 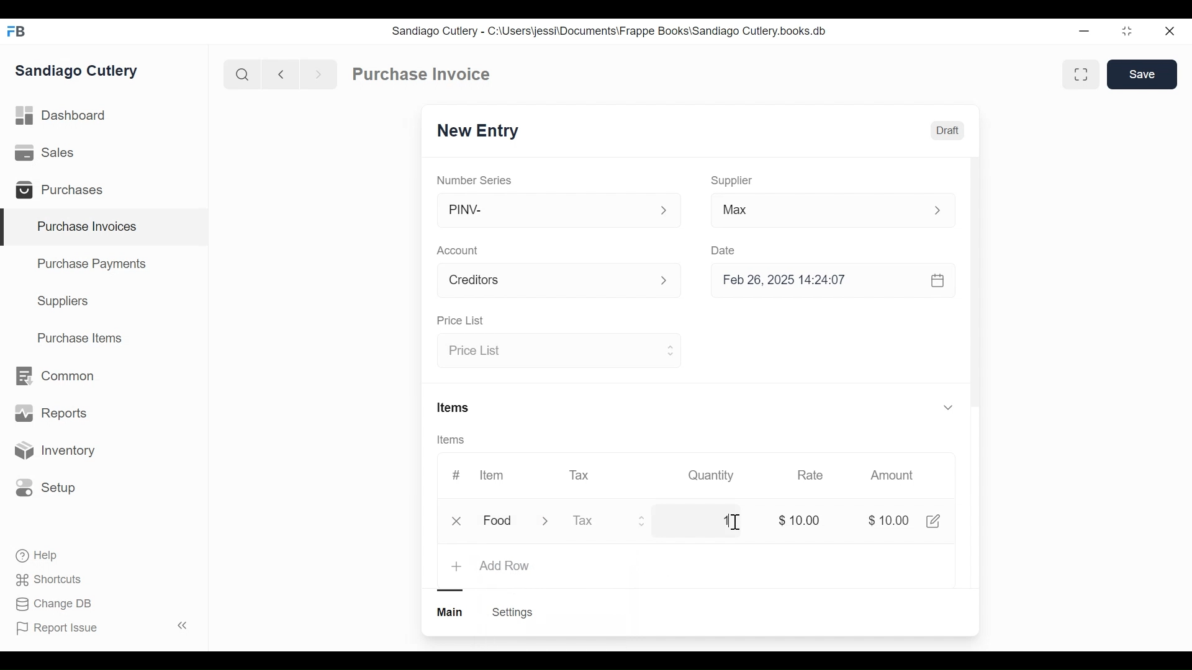 I want to click on Purchase Invoices, so click(x=105, y=228).